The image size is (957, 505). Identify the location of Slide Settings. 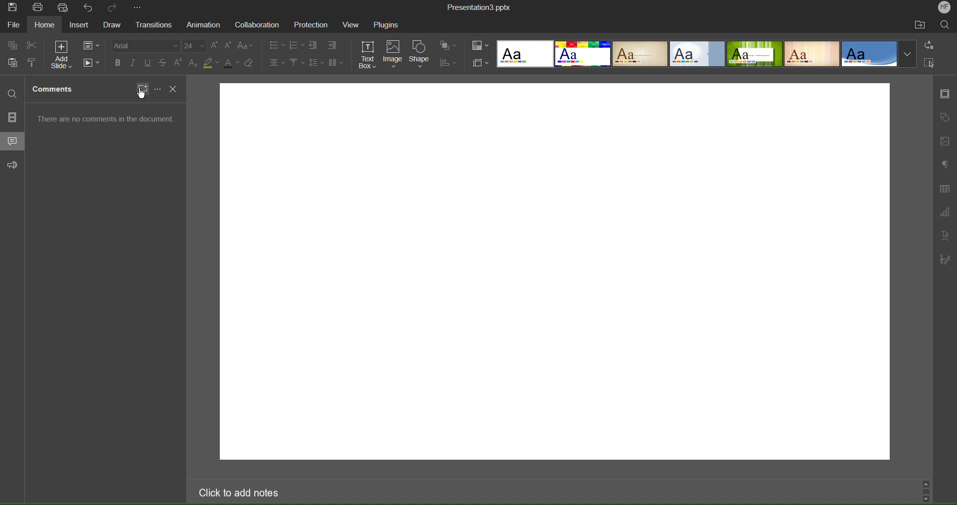
(91, 45).